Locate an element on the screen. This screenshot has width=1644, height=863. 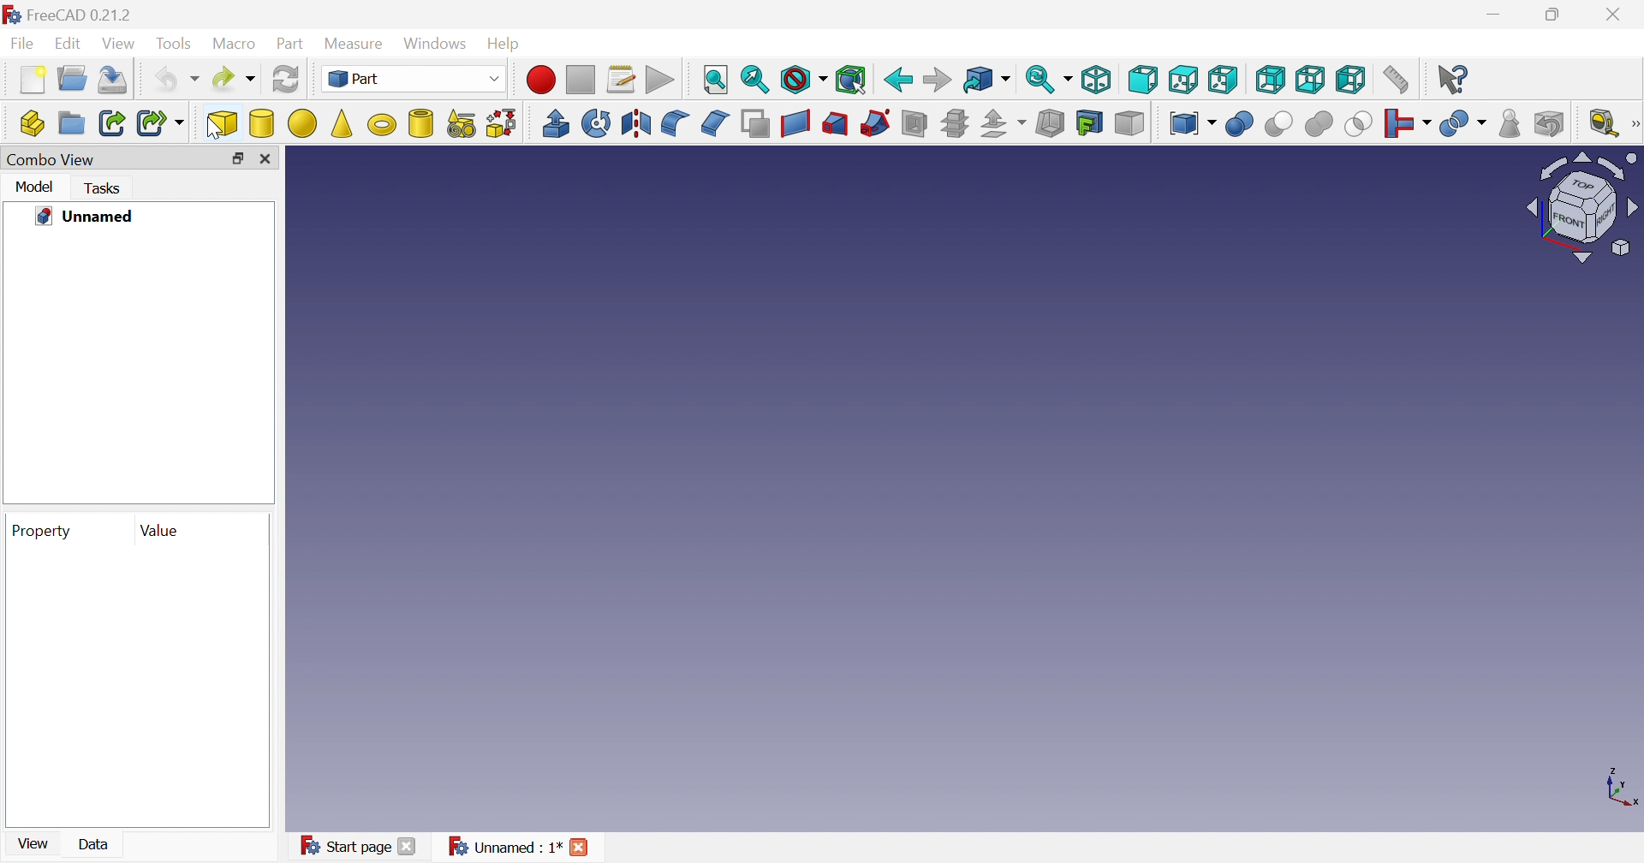
Cone is located at coordinates (342, 124).